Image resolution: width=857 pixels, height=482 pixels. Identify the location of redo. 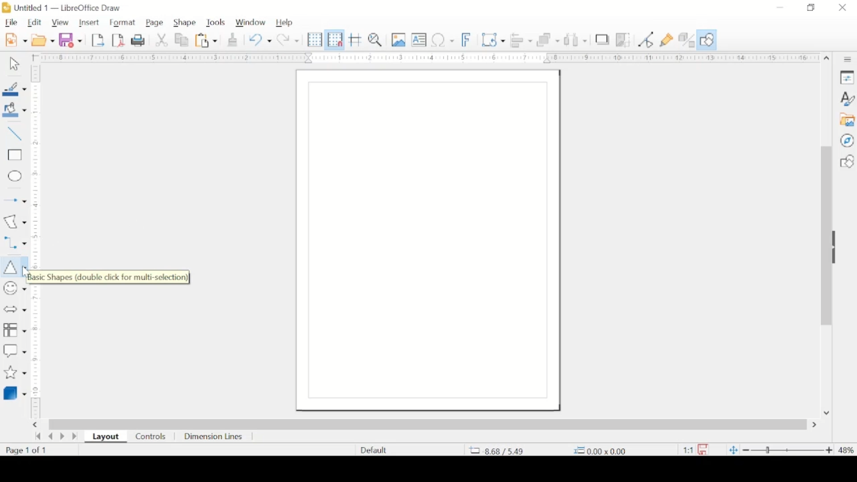
(289, 40).